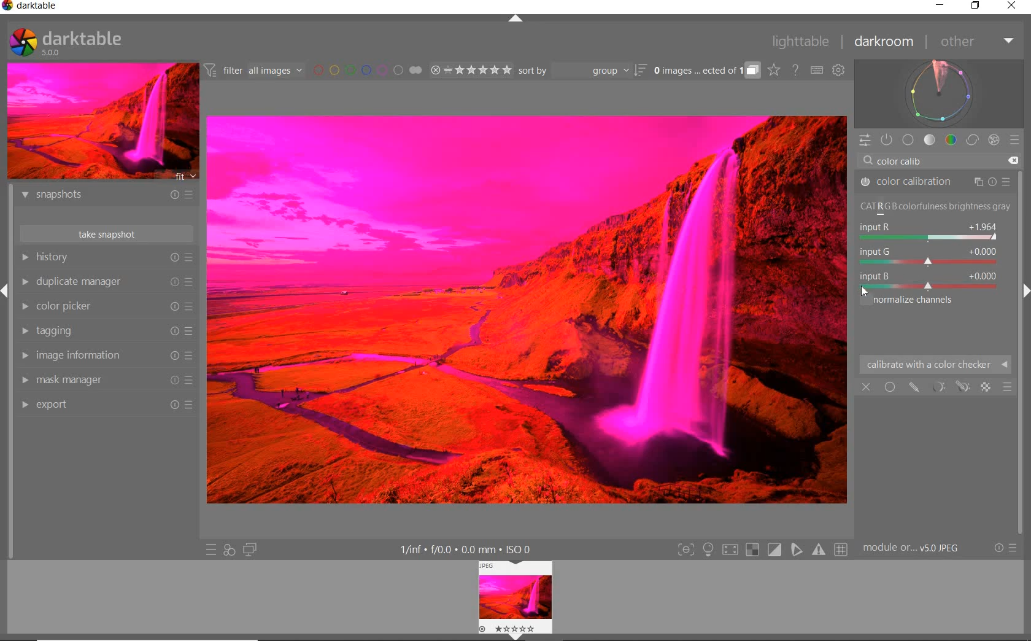  What do you see at coordinates (927, 231) in the screenshot?
I see `INPUT R` at bounding box center [927, 231].